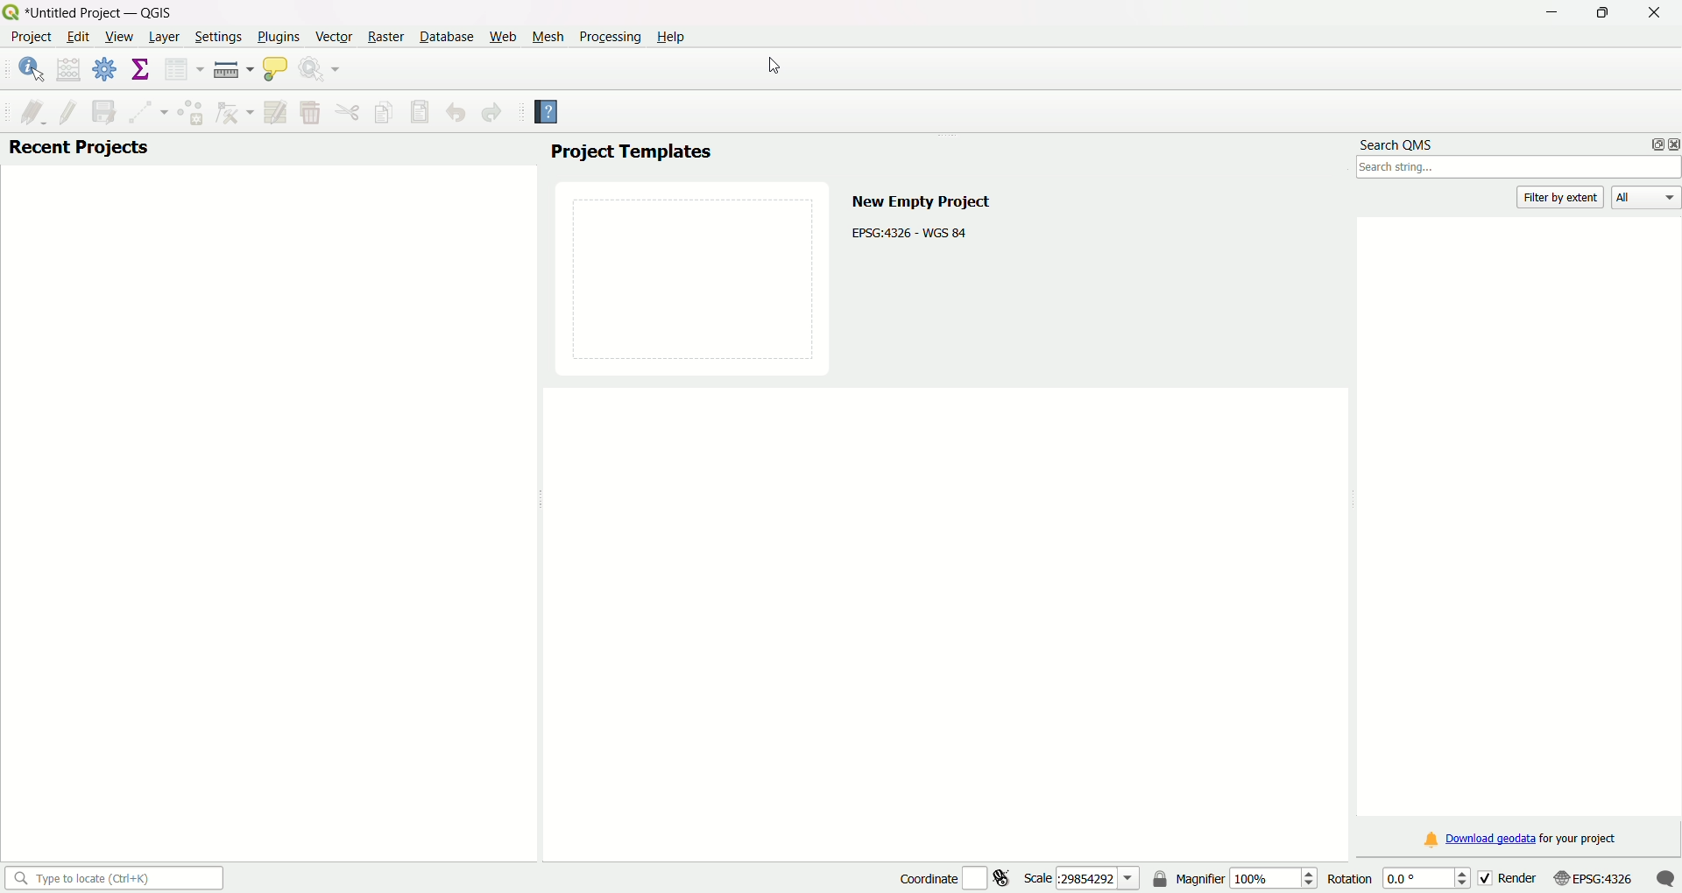 The image size is (1682, 893). Describe the element at coordinates (181, 70) in the screenshot. I see `open attribute table` at that location.